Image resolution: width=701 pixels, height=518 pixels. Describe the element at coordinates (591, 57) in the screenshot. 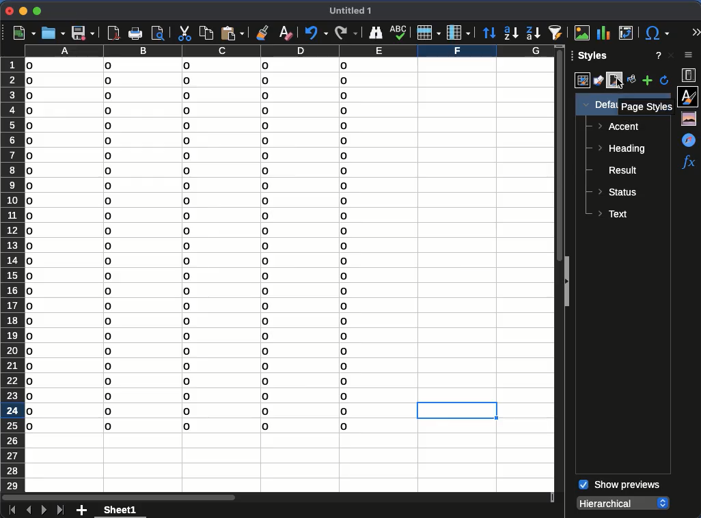

I see `styles` at that location.